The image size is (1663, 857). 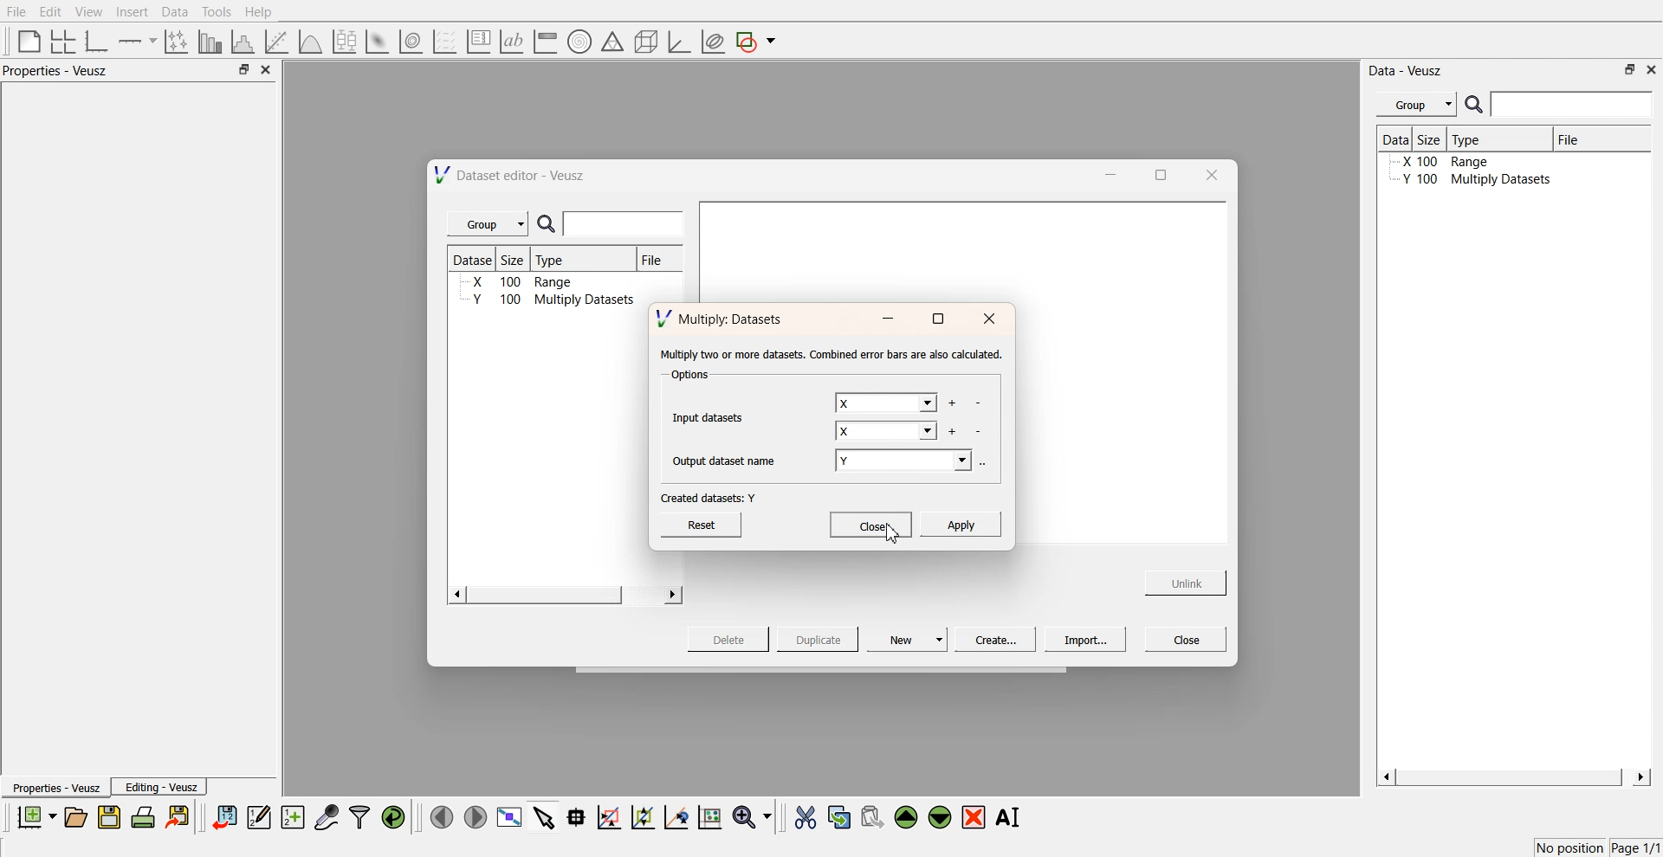 What do you see at coordinates (267, 70) in the screenshot?
I see `close` at bounding box center [267, 70].